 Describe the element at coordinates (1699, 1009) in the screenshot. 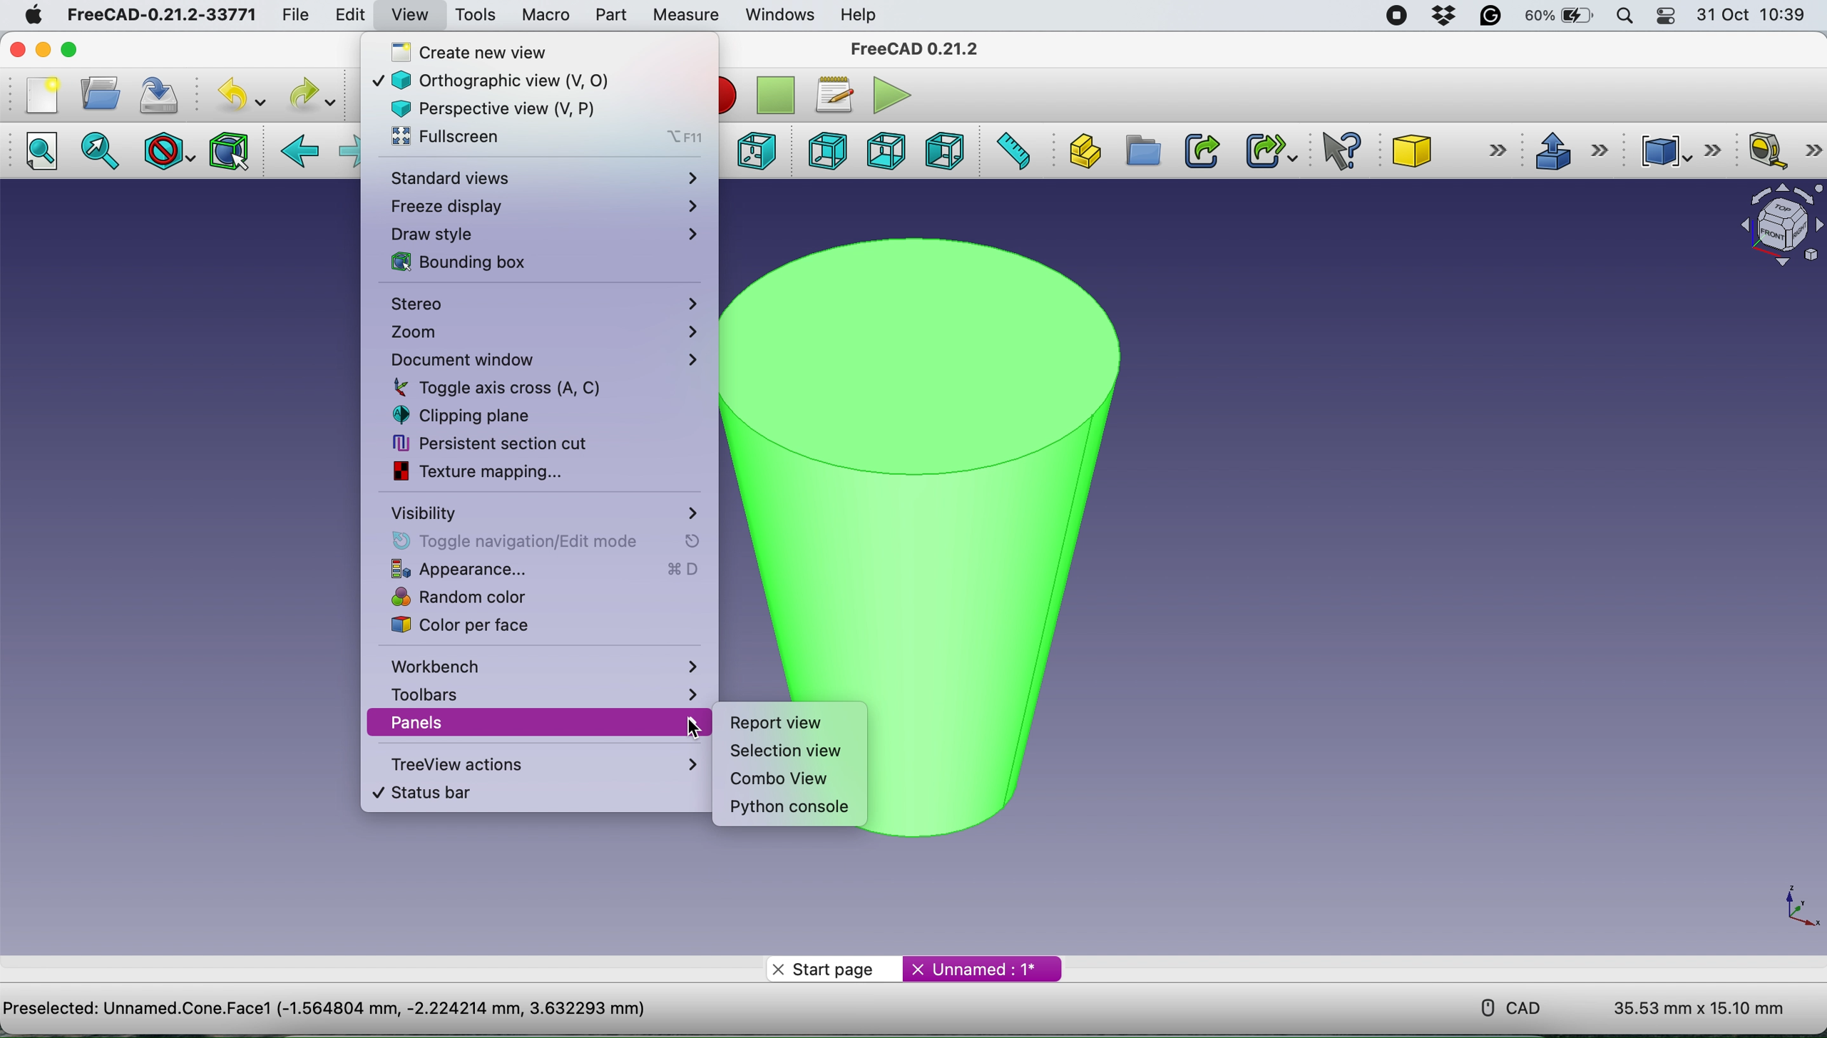

I see `dimensions` at that location.